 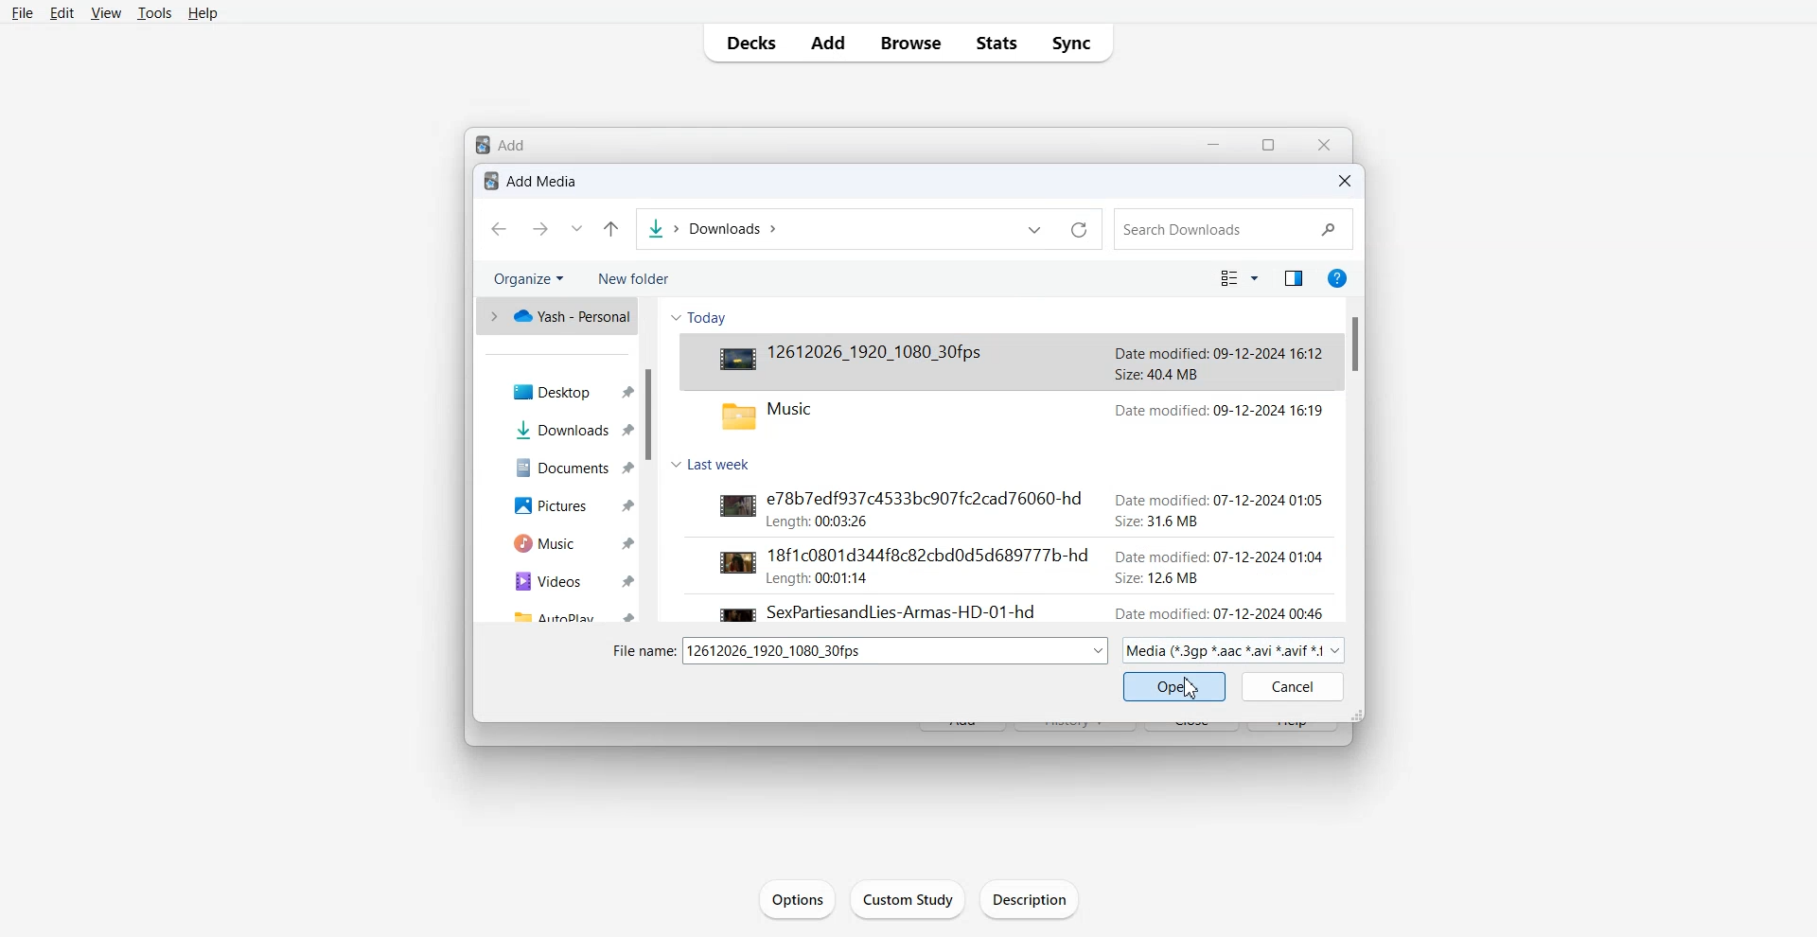 What do you see at coordinates (498, 230) in the screenshot?
I see `Go Back` at bounding box center [498, 230].